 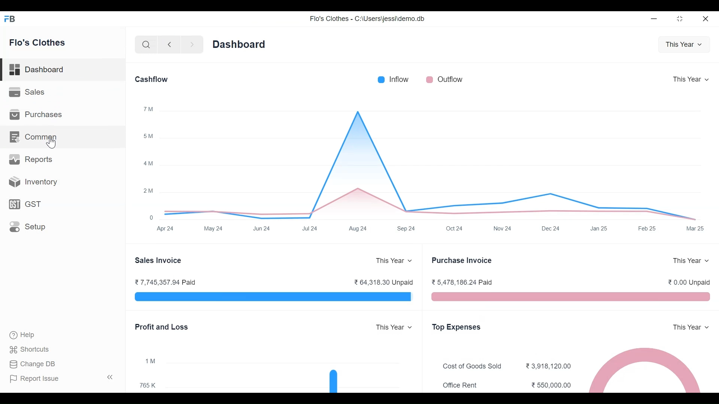 I want to click on Navigate Forward, so click(x=192, y=45).